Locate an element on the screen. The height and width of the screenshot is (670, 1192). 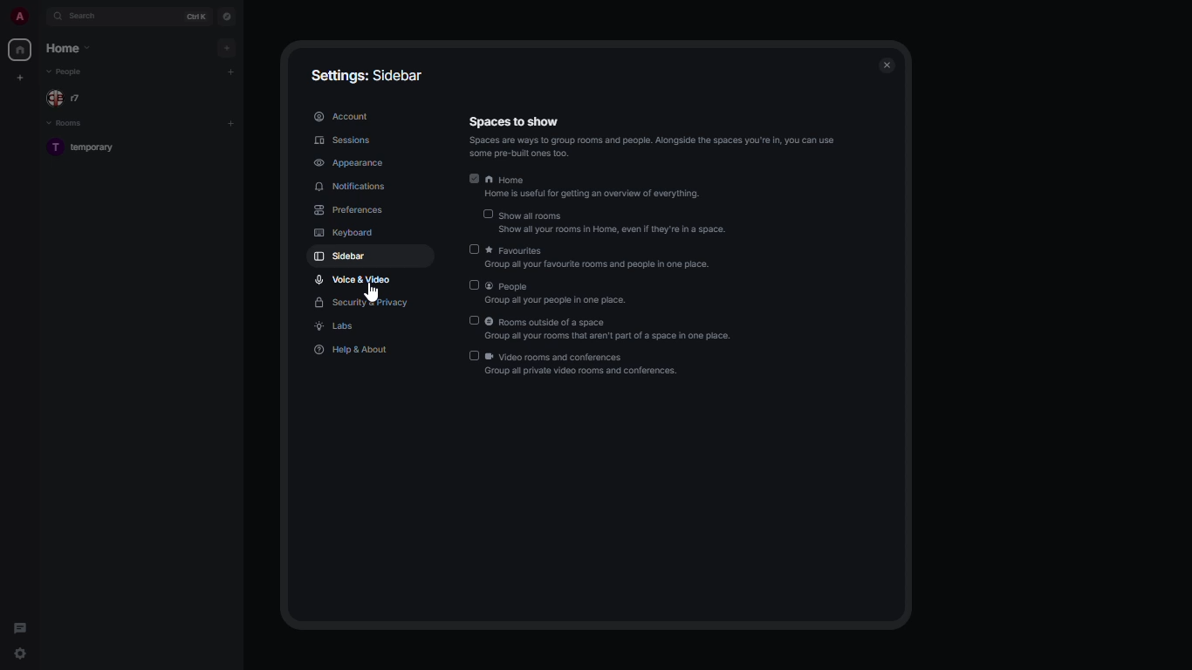
expand is located at coordinates (41, 17).